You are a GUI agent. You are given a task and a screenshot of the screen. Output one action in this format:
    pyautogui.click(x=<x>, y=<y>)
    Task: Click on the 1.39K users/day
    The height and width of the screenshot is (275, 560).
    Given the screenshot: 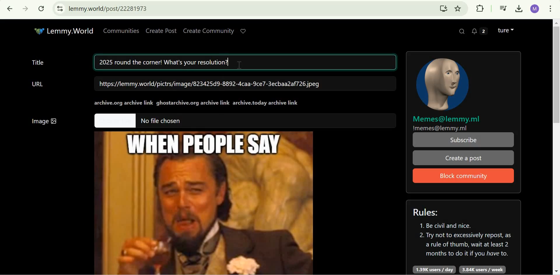 What is the action you would take?
    pyautogui.click(x=435, y=270)
    